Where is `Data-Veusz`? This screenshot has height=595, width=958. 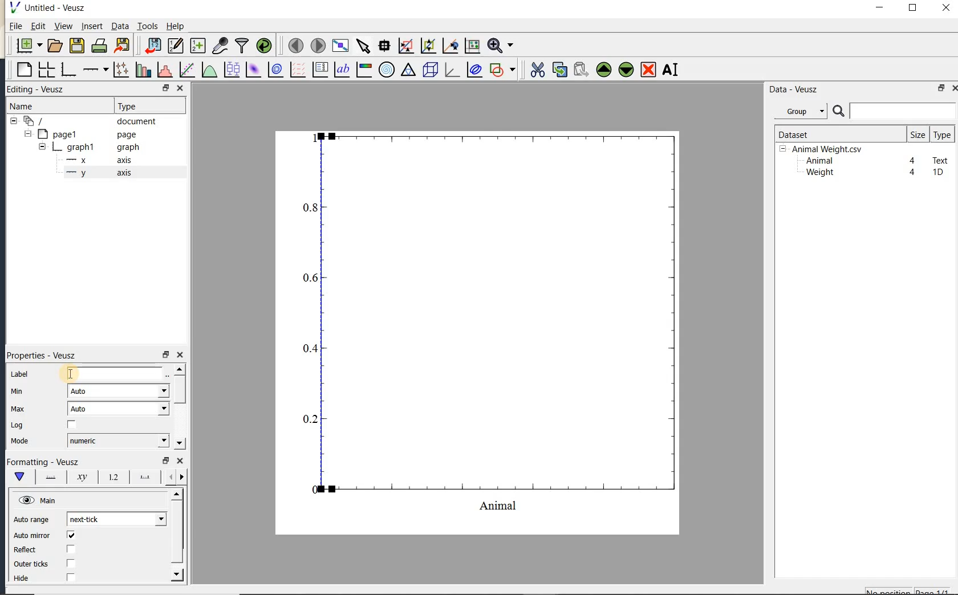
Data-Veusz is located at coordinates (794, 89).